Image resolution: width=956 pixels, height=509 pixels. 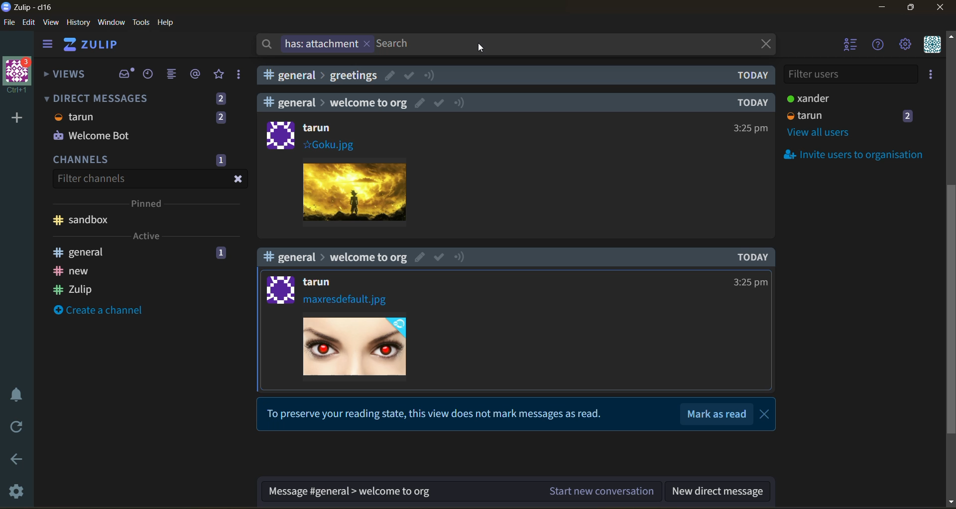 I want to click on views, so click(x=69, y=75).